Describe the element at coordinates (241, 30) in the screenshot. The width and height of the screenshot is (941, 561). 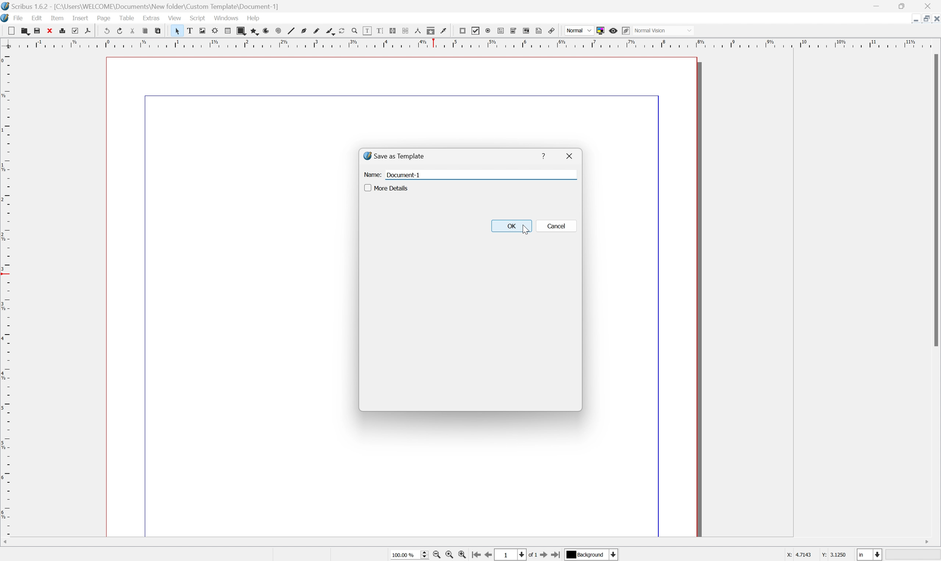
I see `shape` at that location.